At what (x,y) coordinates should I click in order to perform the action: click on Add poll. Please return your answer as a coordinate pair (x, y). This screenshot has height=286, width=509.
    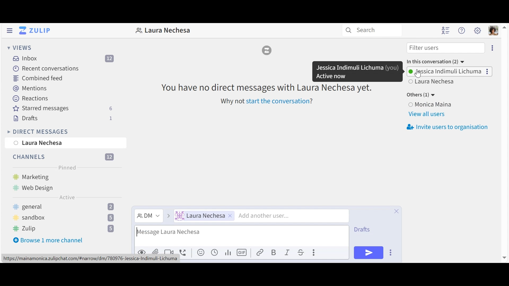
    Looking at the image, I should click on (229, 253).